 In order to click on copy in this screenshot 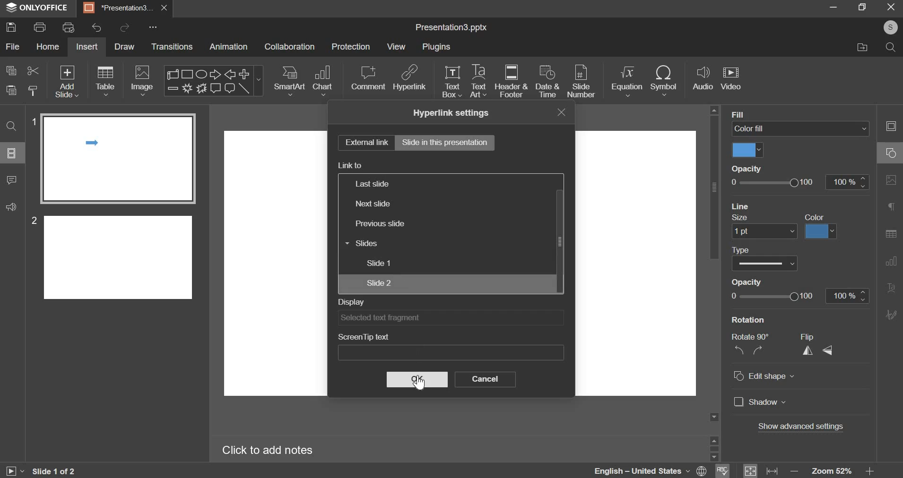, I will do `click(11, 70)`.